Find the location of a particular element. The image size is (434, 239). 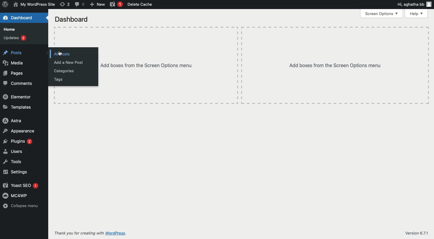

Posts is located at coordinates (13, 53).